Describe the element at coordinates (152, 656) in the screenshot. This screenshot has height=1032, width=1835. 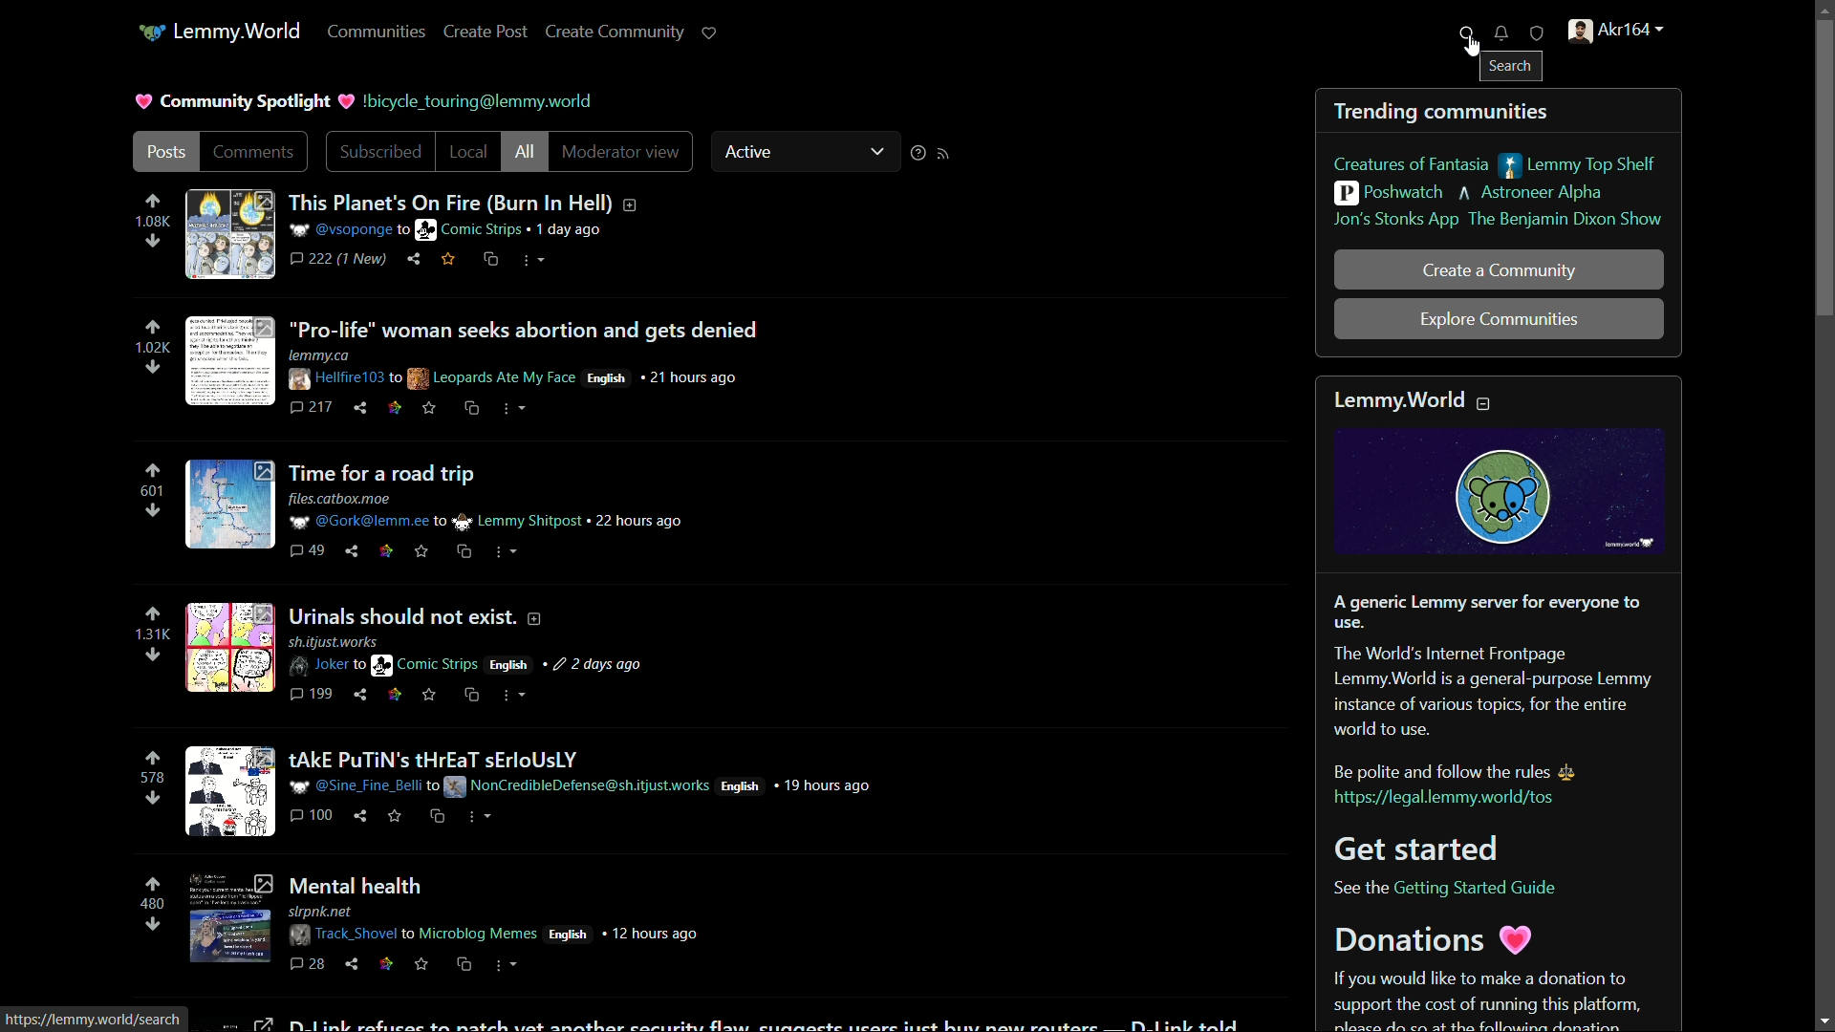
I see `downvote` at that location.